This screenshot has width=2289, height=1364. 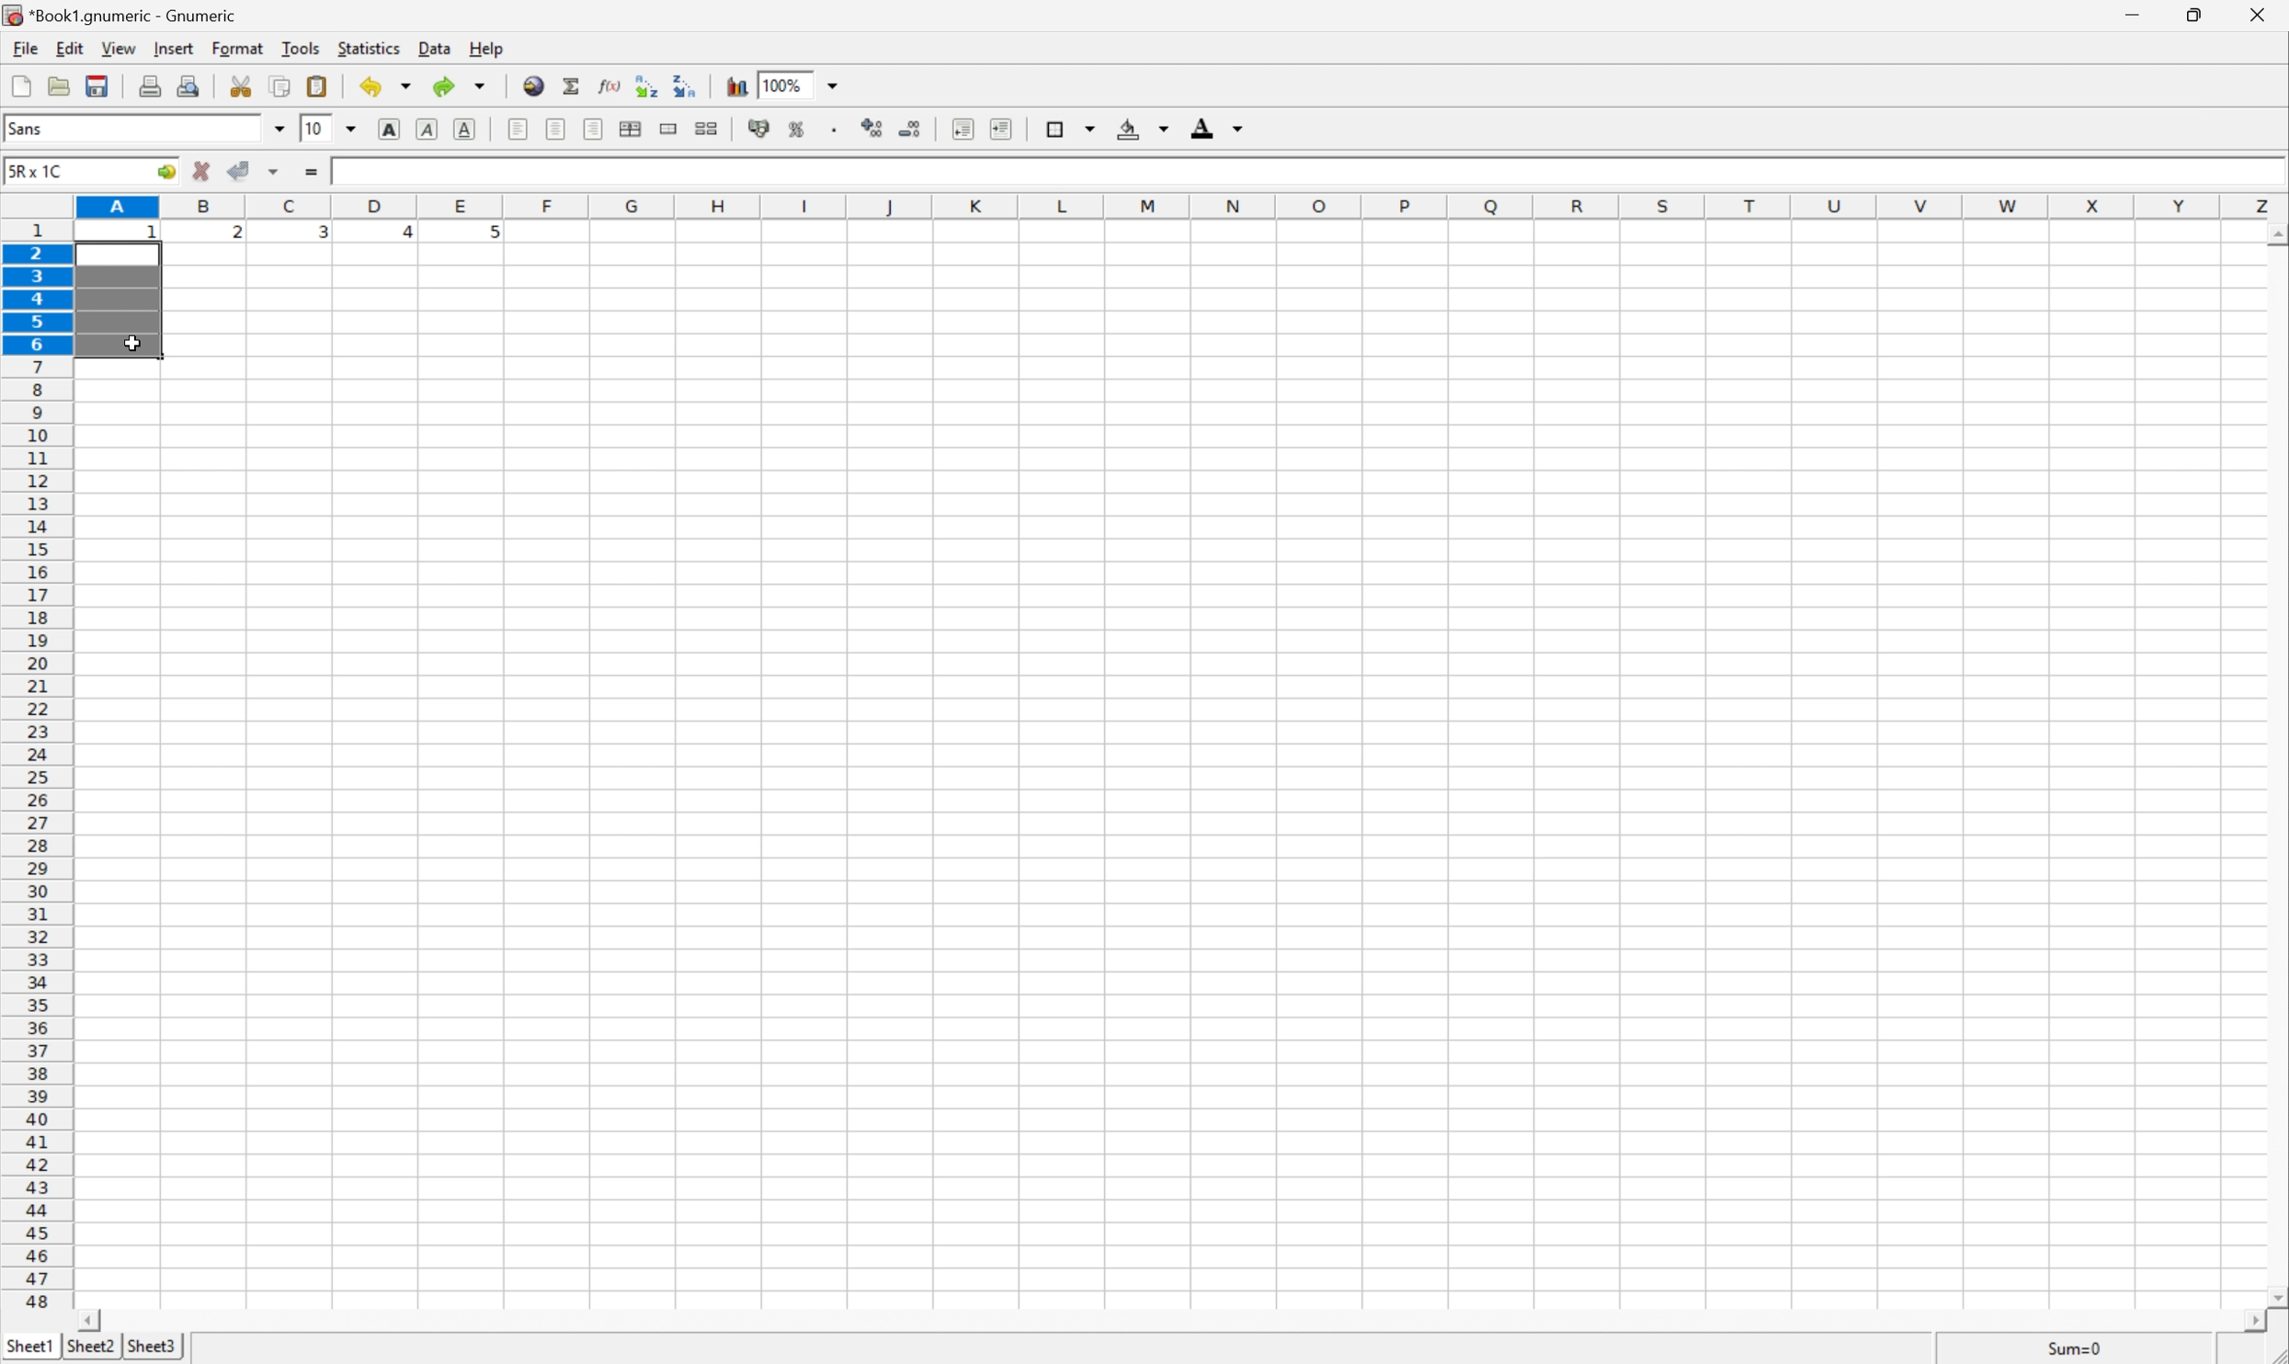 I want to click on underline, so click(x=467, y=129).